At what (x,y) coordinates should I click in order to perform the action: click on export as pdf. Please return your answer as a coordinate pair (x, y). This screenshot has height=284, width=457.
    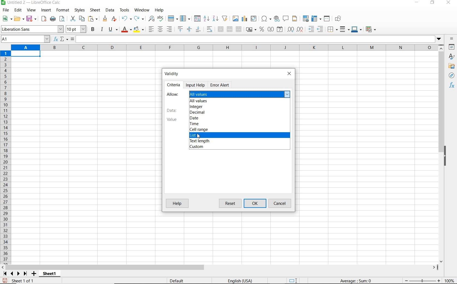
    Looking at the image, I should click on (44, 19).